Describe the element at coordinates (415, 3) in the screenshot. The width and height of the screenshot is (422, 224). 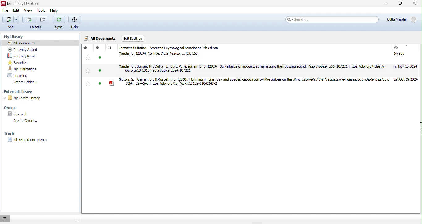
I see `close` at that location.